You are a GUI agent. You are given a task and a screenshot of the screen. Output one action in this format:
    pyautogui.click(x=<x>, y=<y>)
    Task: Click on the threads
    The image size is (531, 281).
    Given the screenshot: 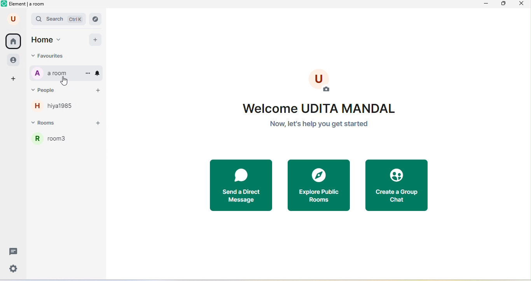 What is the action you would take?
    pyautogui.click(x=14, y=252)
    